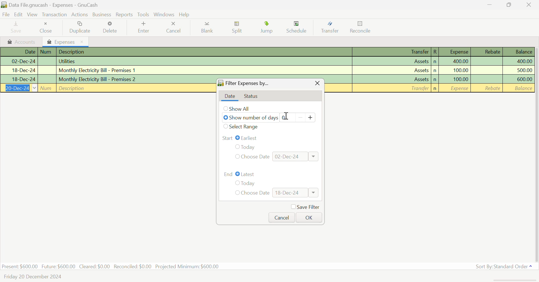  Describe the element at coordinates (251, 96) in the screenshot. I see `Status Tab` at that location.